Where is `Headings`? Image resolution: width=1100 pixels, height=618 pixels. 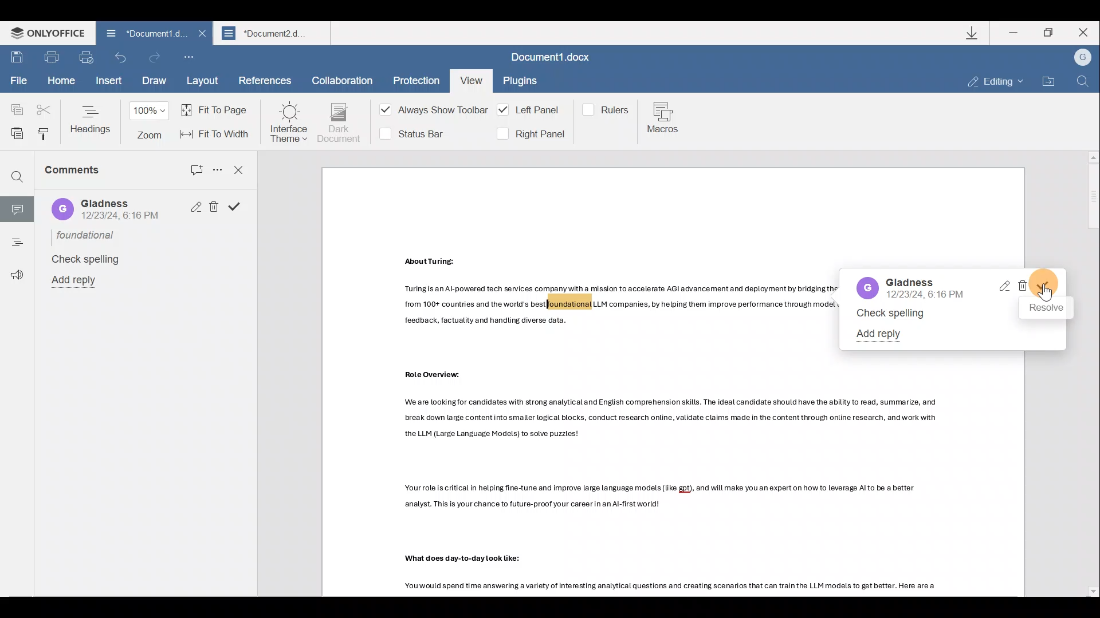 Headings is located at coordinates (92, 119).